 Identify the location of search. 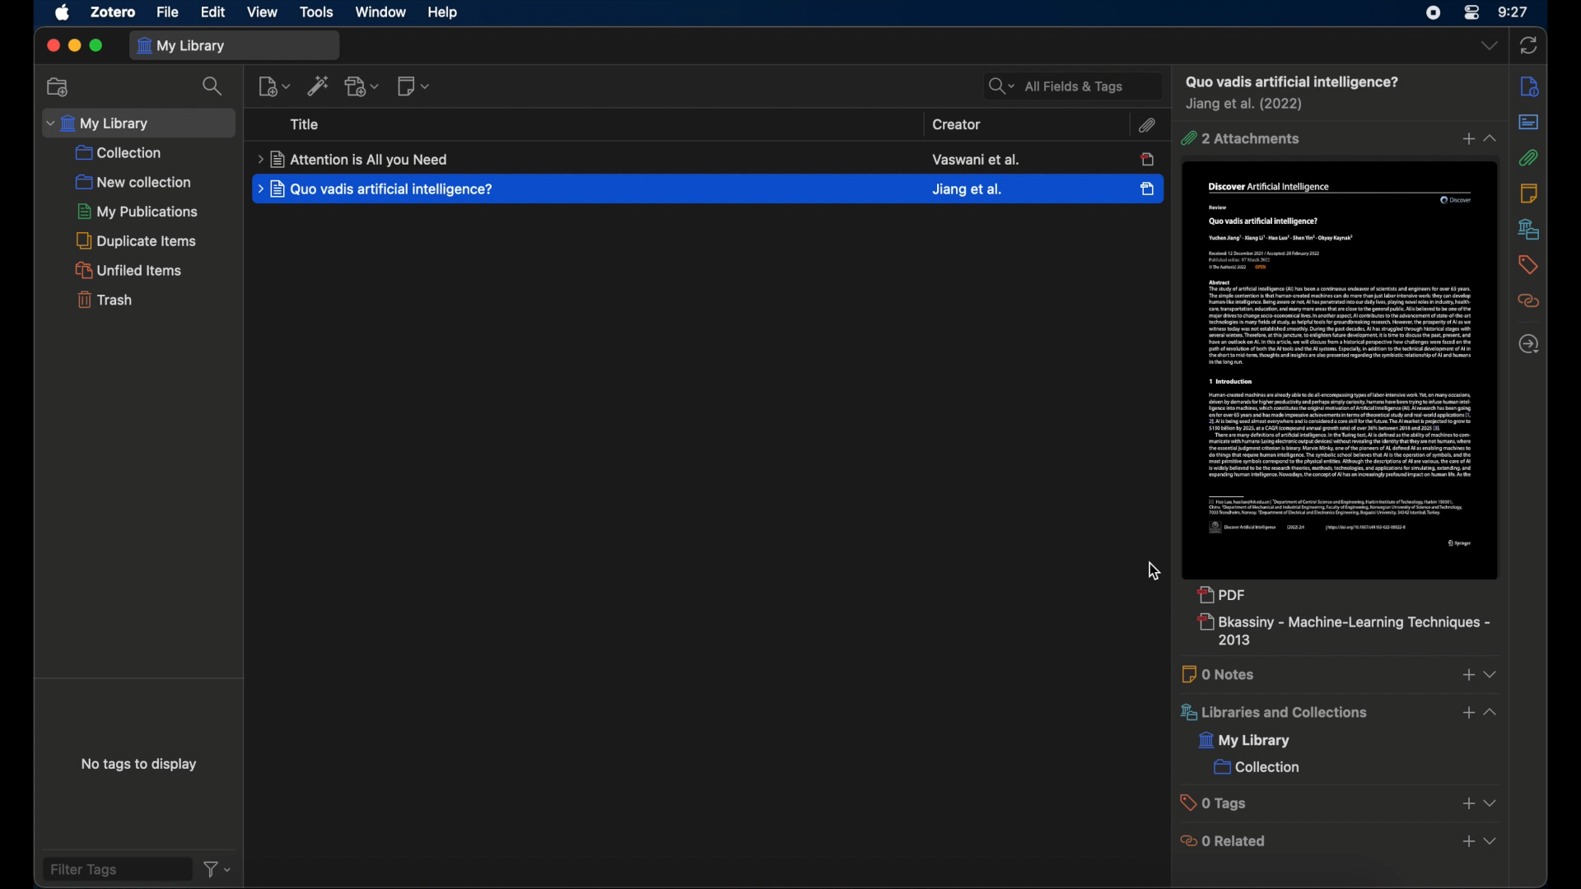
(213, 86).